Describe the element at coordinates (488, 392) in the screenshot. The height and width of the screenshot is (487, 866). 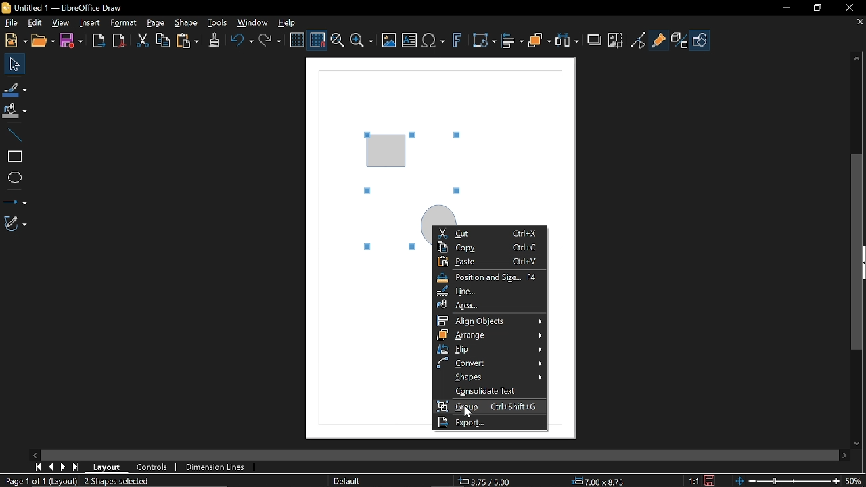
I see `Consolidate text` at that location.